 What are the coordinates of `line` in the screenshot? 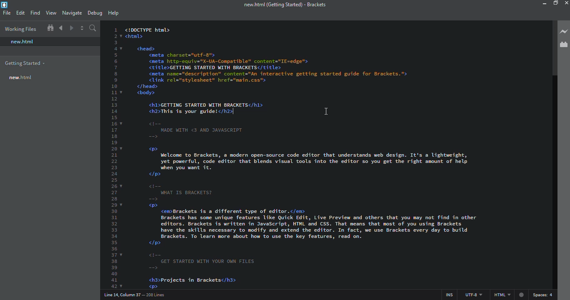 It's located at (134, 295).